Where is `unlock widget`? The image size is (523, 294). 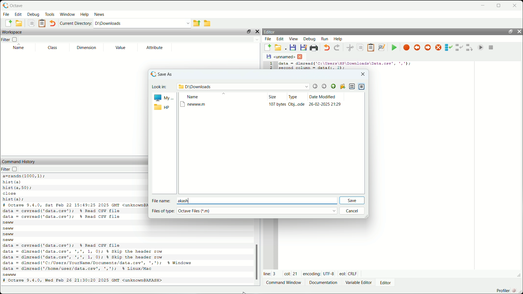
unlock widget is located at coordinates (510, 31).